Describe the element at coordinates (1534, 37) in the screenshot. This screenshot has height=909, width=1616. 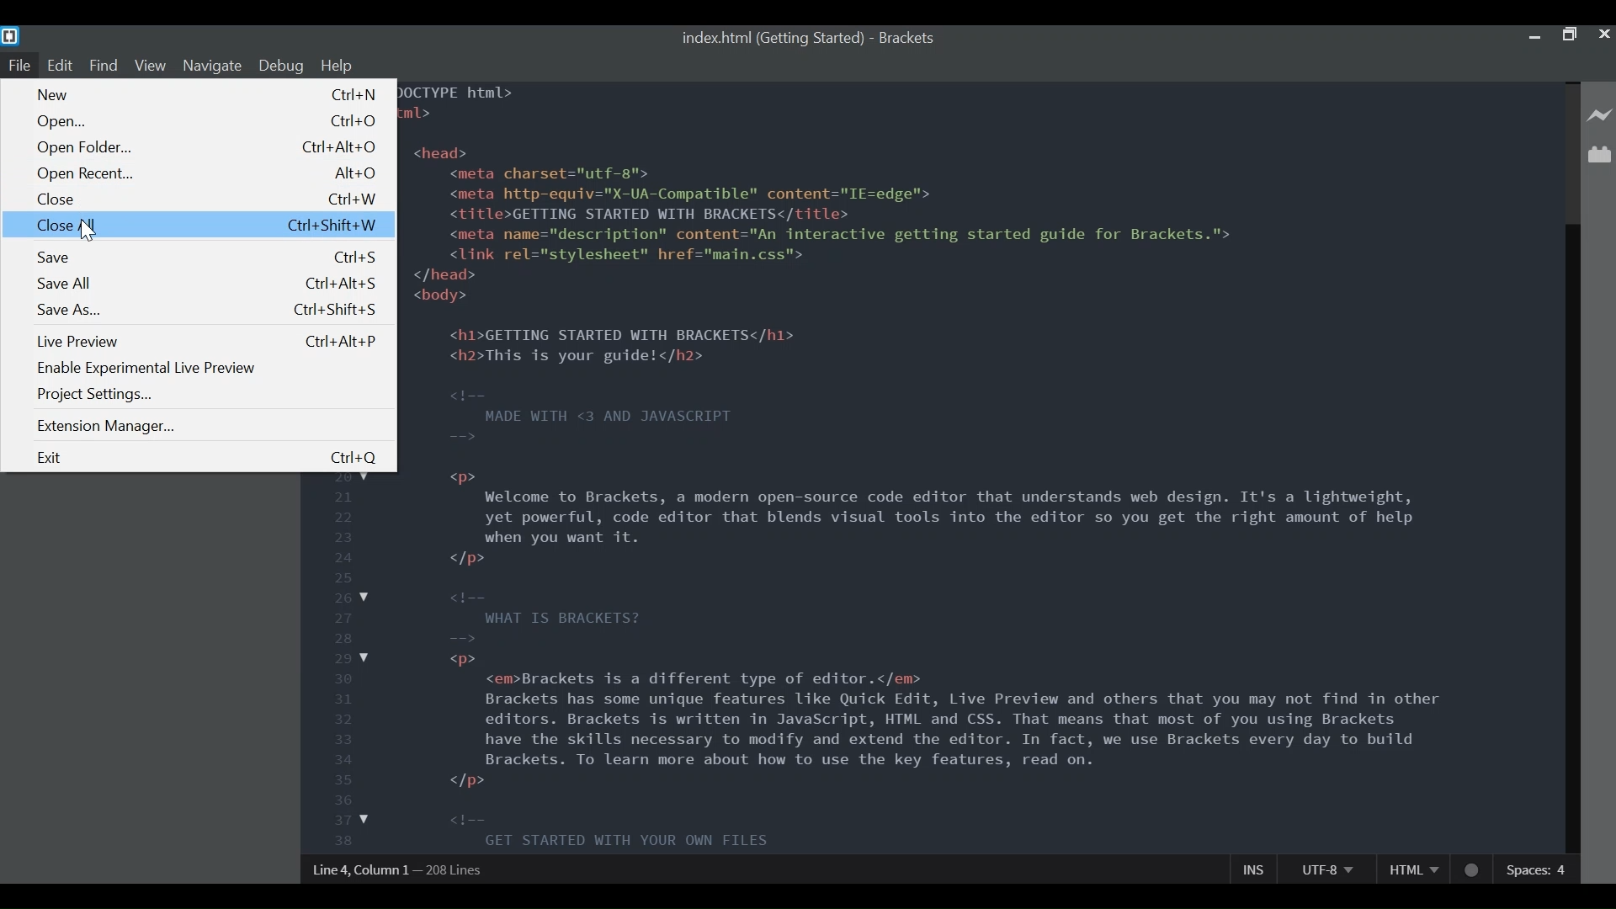
I see `minimize` at that location.